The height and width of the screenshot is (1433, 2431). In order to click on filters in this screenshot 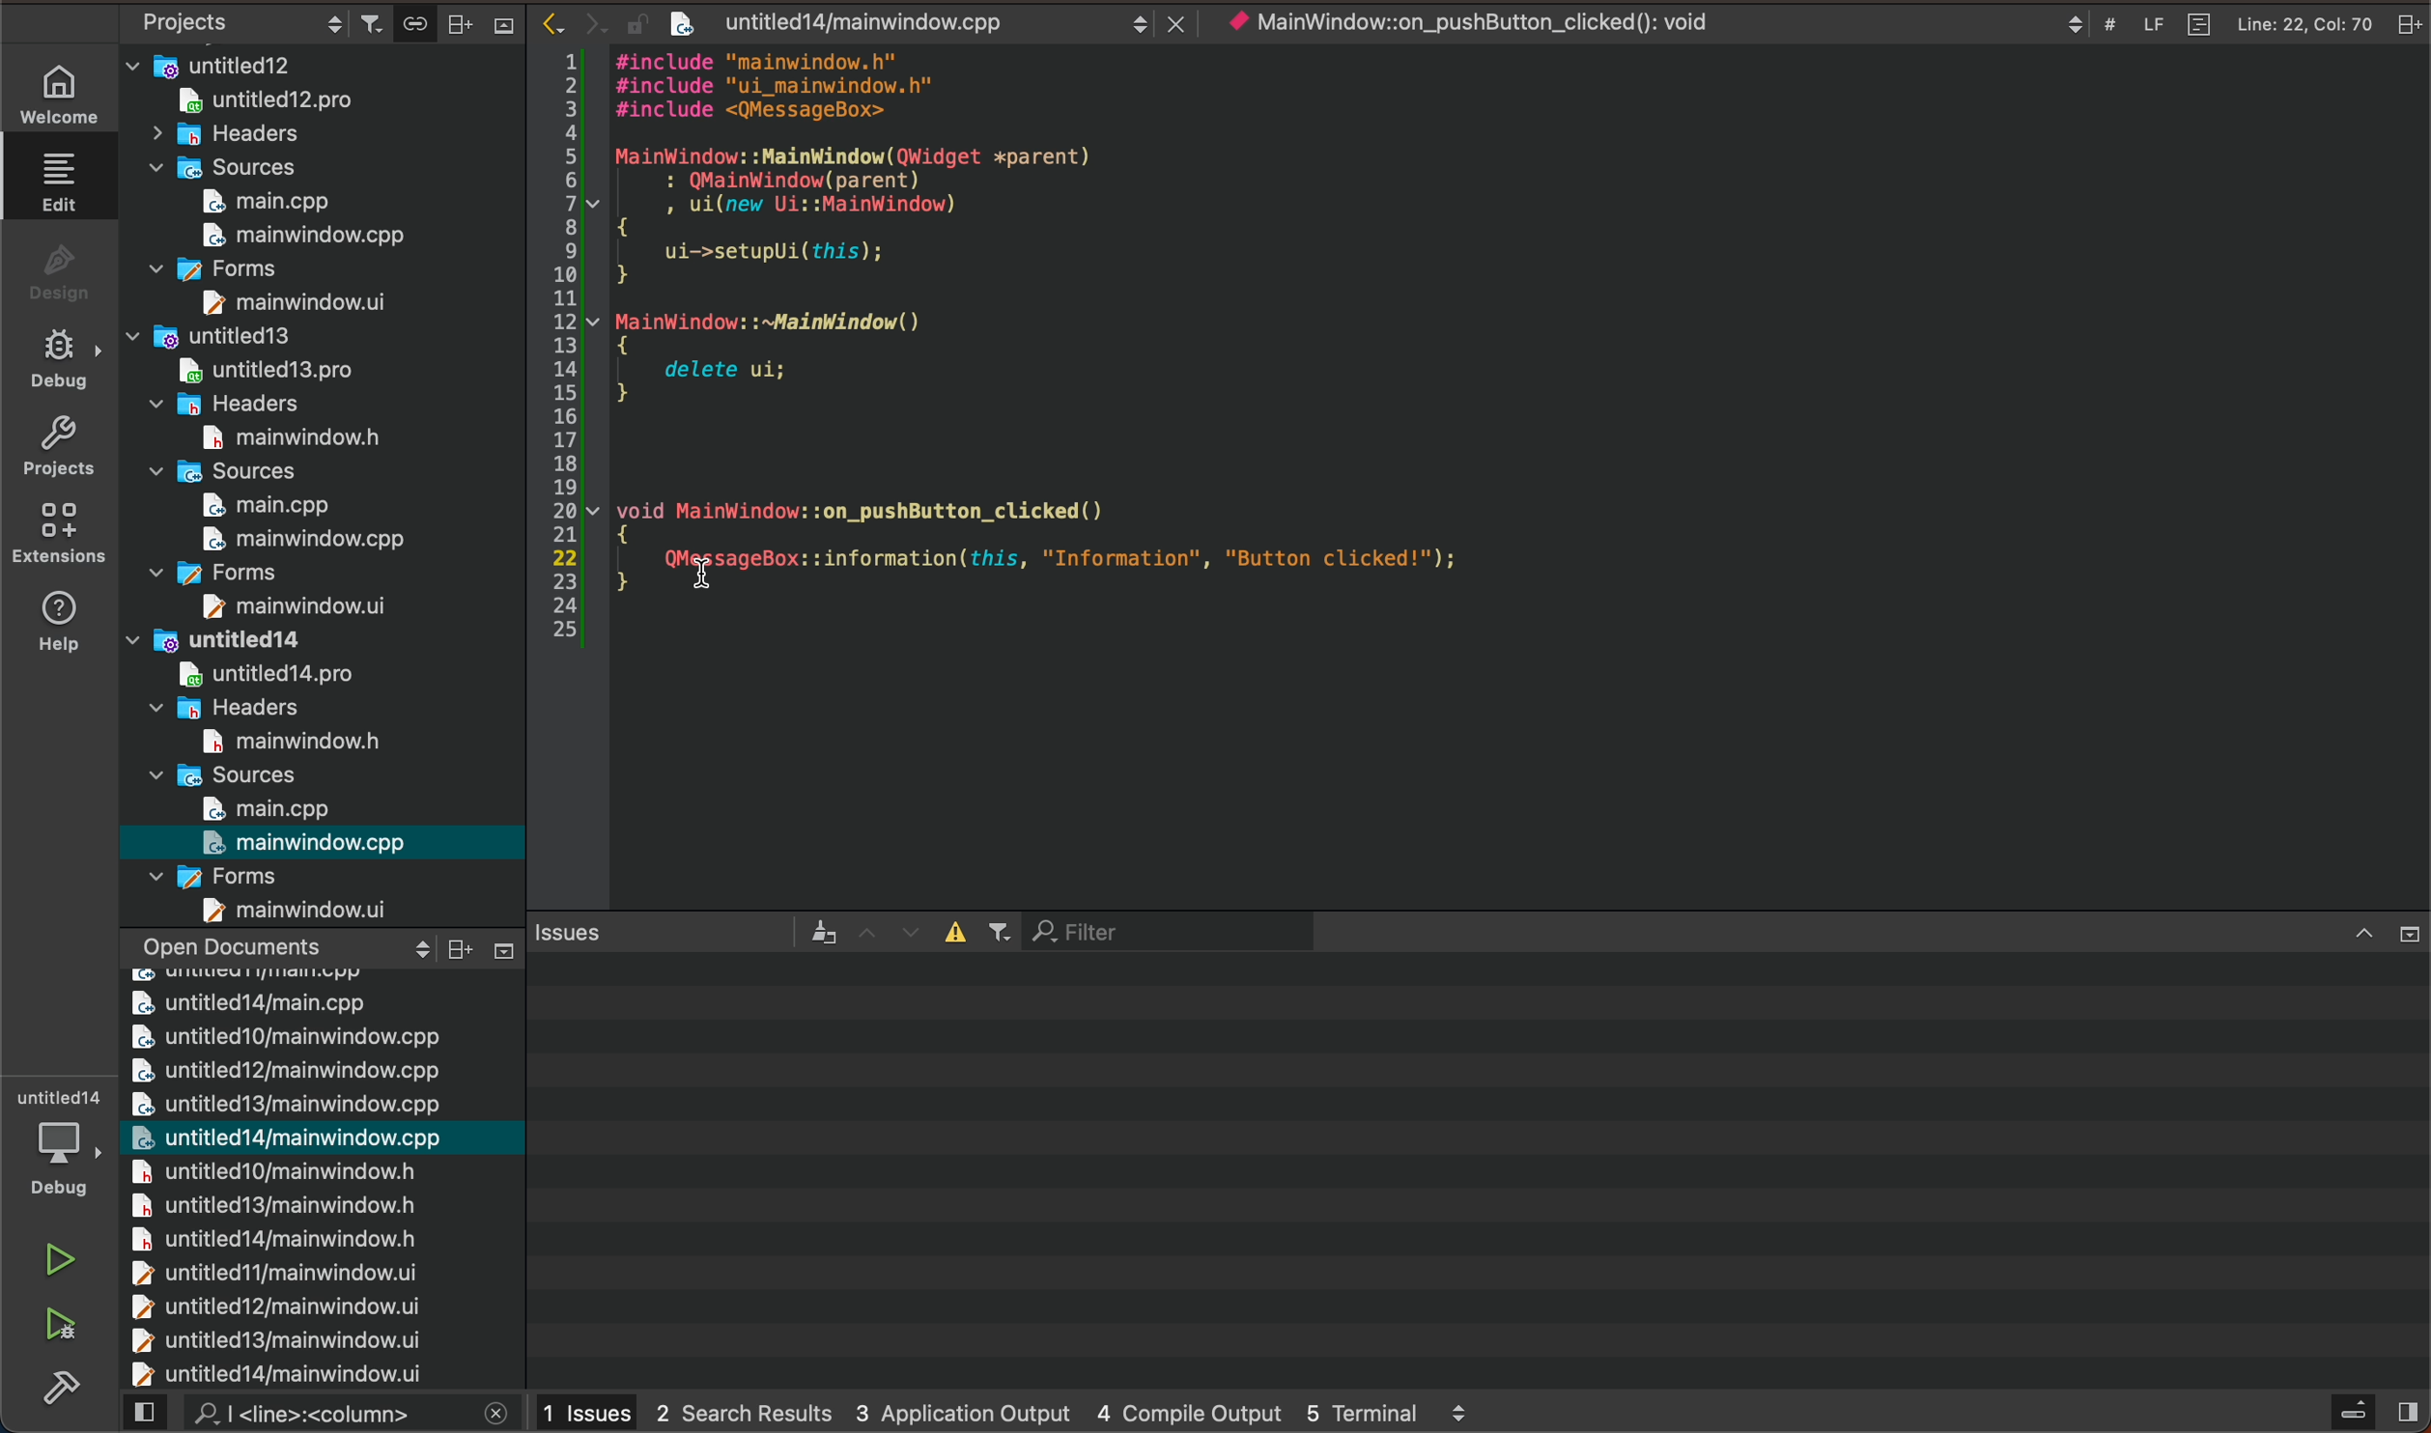, I will do `click(982, 933)`.